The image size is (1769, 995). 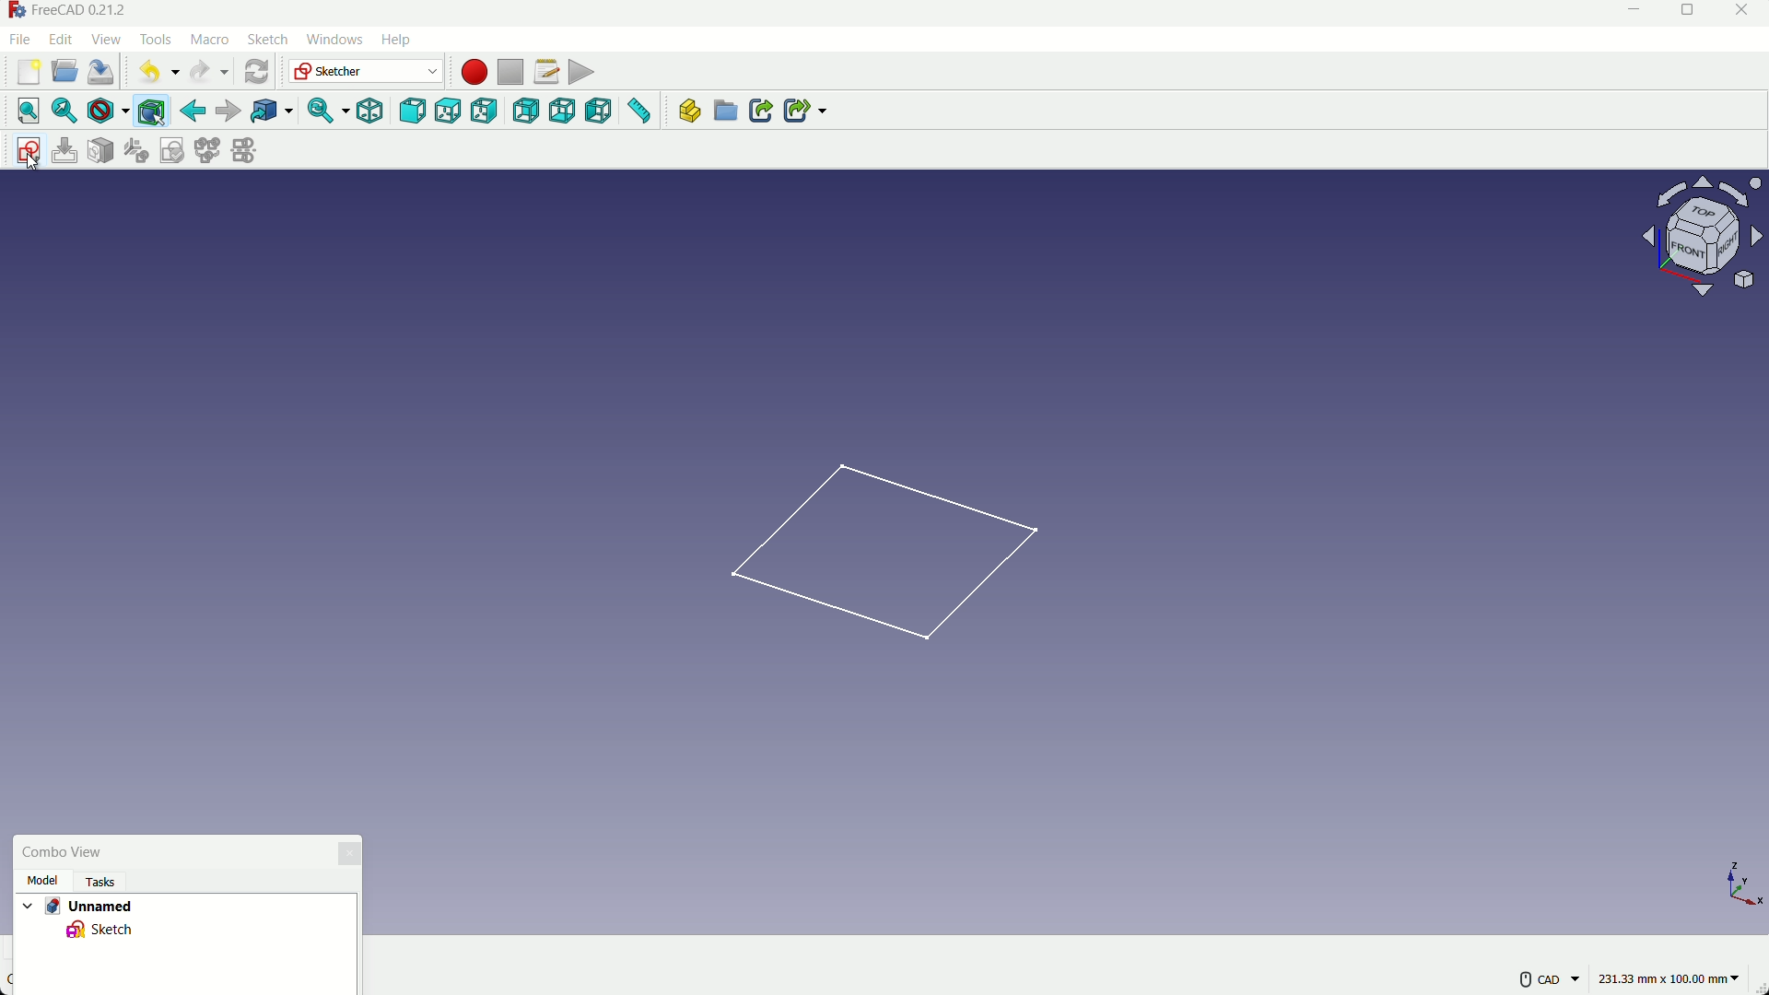 What do you see at coordinates (486, 111) in the screenshot?
I see `right view` at bounding box center [486, 111].